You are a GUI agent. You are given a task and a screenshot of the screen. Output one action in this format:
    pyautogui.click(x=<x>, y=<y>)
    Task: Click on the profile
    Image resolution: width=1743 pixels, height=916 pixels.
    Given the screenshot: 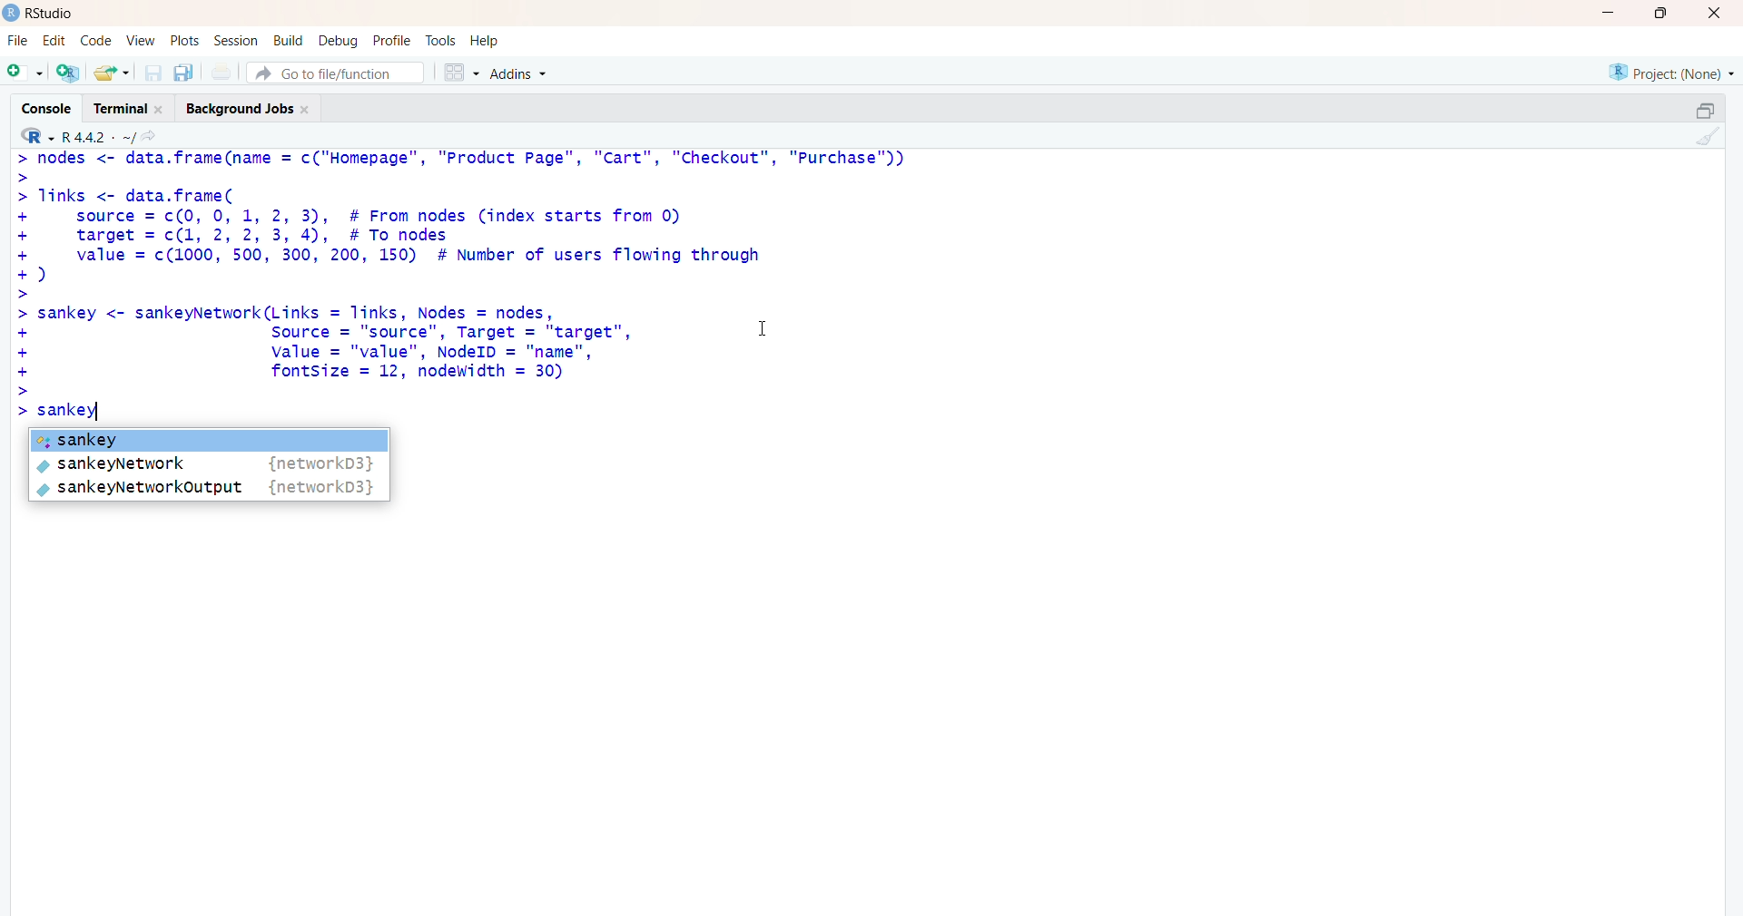 What is the action you would take?
    pyautogui.click(x=391, y=39)
    